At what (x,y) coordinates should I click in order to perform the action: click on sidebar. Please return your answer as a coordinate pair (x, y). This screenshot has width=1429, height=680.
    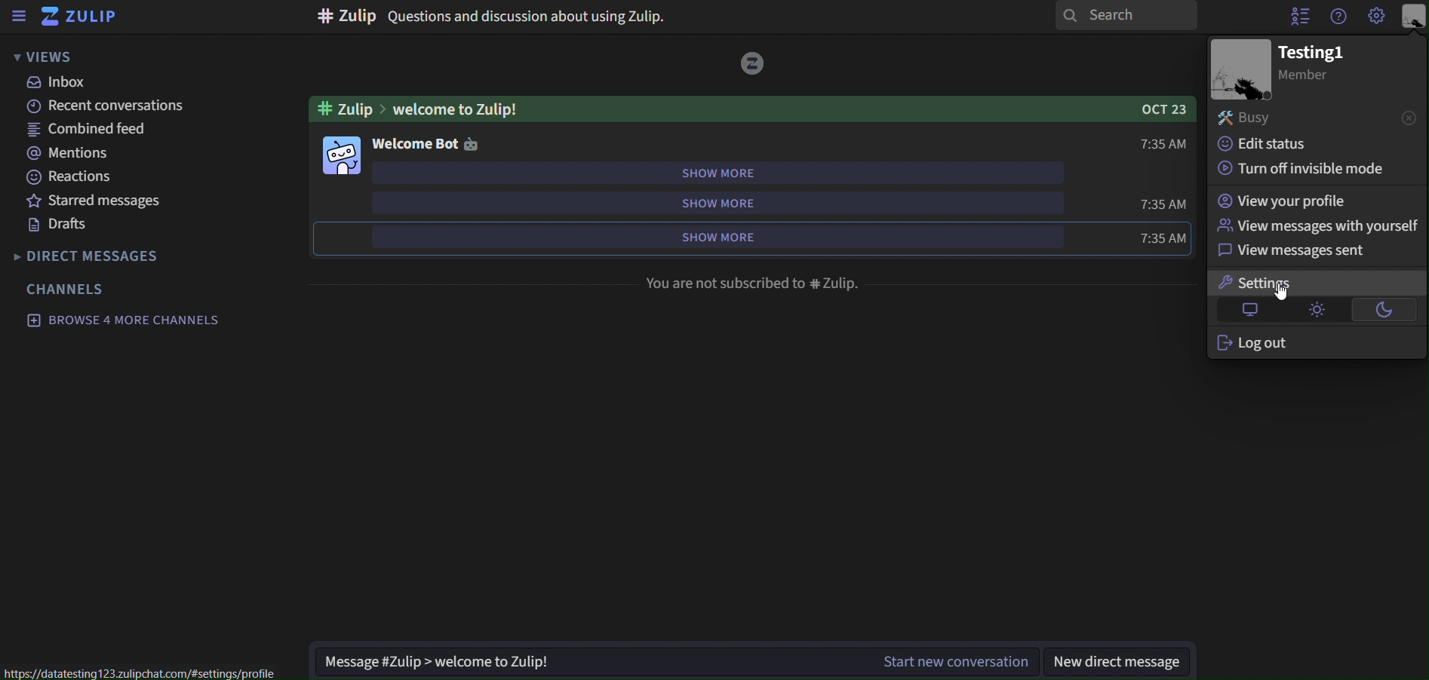
    Looking at the image, I should click on (20, 16).